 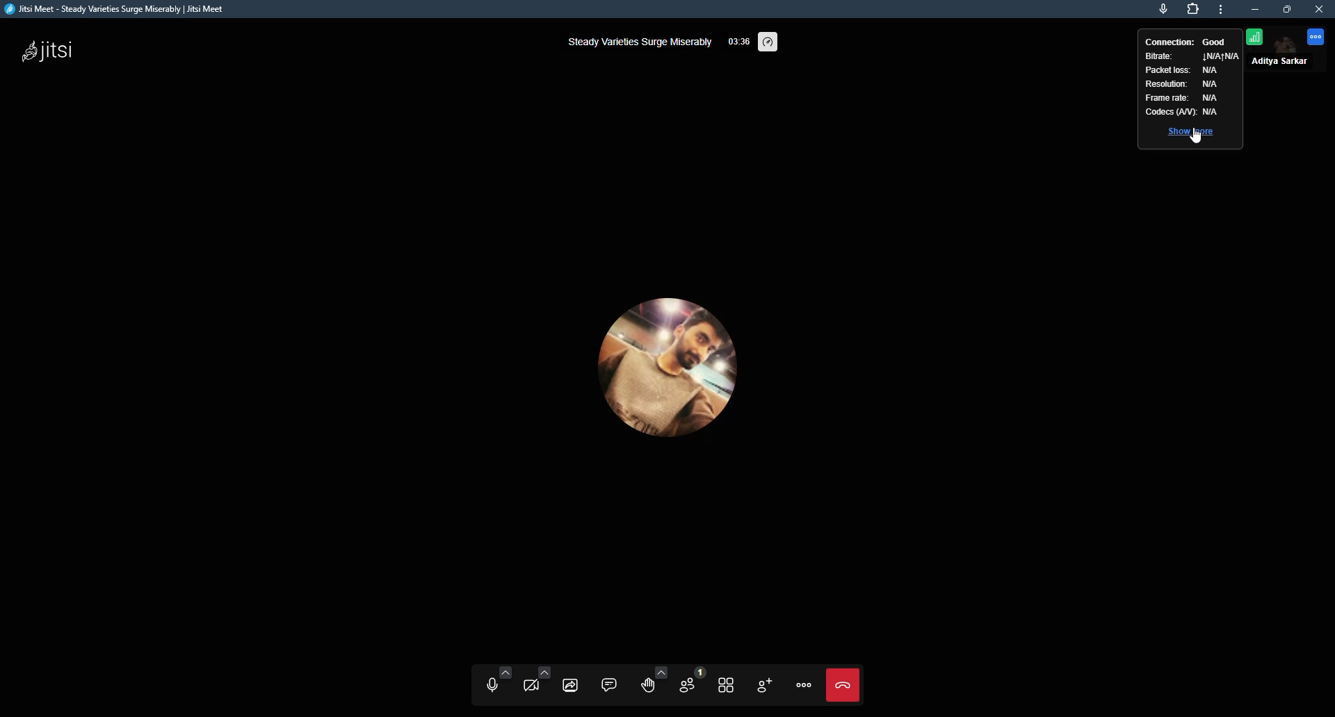 What do you see at coordinates (763, 686) in the screenshot?
I see `invite people` at bounding box center [763, 686].